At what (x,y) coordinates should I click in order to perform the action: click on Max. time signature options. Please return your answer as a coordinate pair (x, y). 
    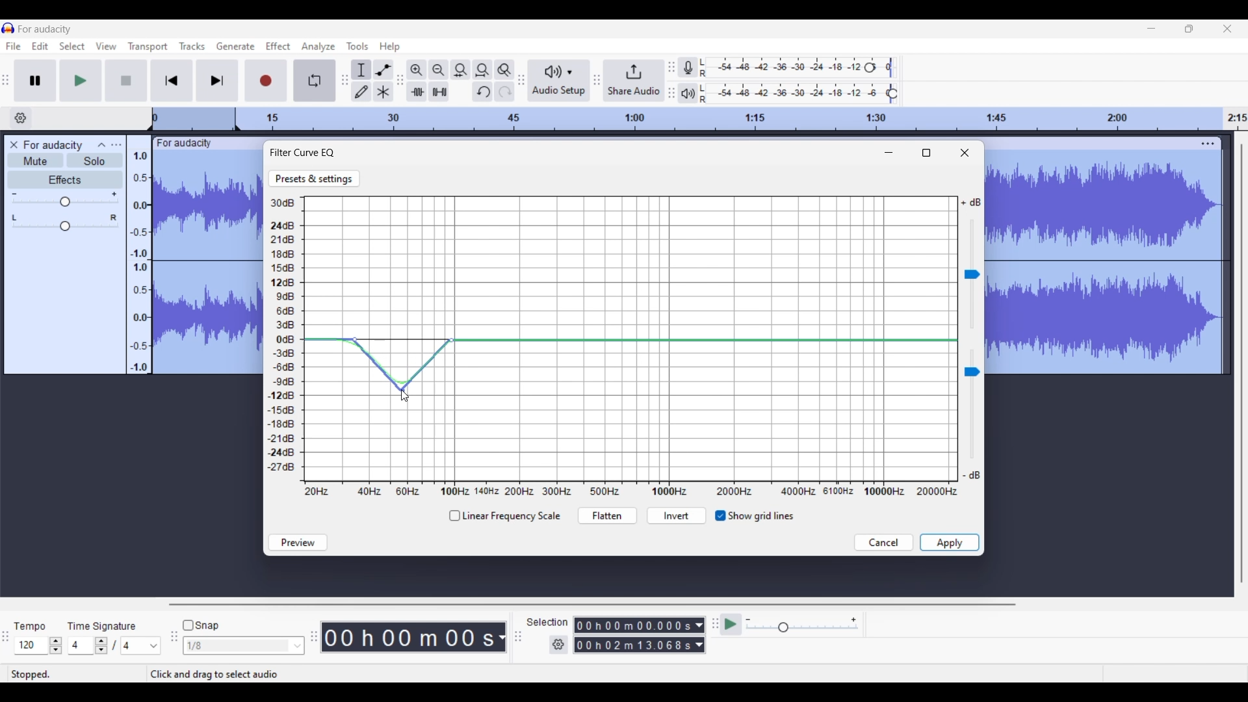
    Looking at the image, I should click on (141, 646).